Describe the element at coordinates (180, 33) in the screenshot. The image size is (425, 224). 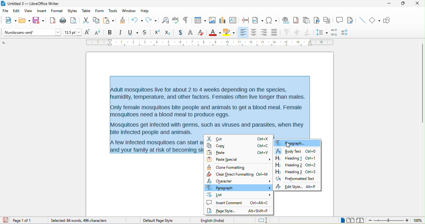
I see `shadow` at that location.